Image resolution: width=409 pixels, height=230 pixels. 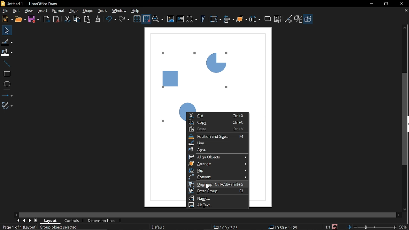 What do you see at coordinates (217, 164) in the screenshot?
I see `Arrange` at bounding box center [217, 164].